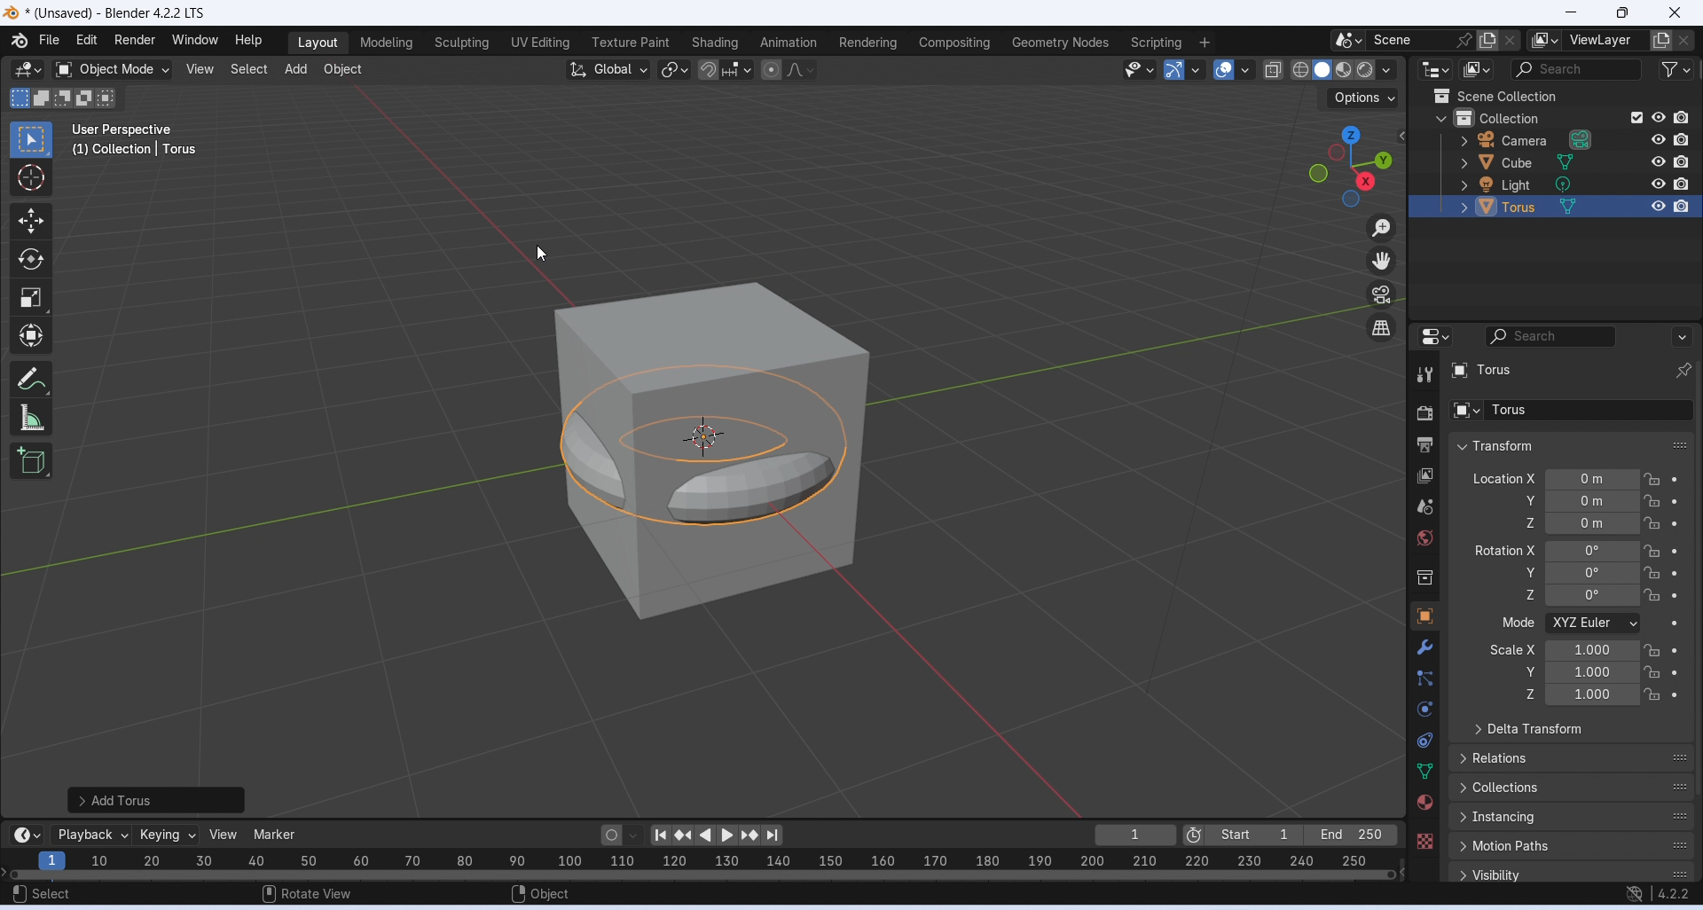  What do you see at coordinates (701, 446) in the screenshot?
I see `Torus` at bounding box center [701, 446].